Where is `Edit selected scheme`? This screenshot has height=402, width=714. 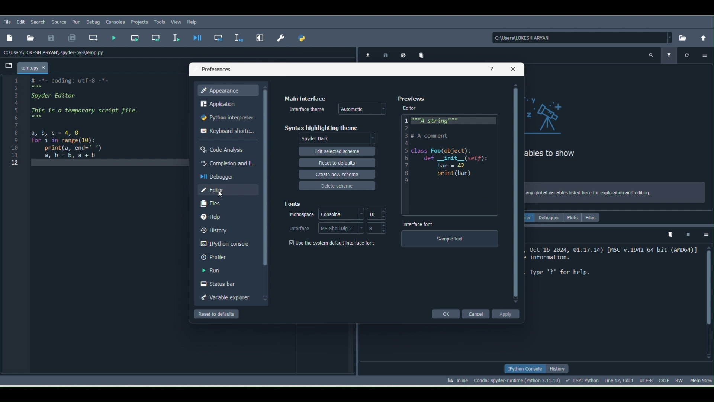 Edit selected scheme is located at coordinates (339, 151).